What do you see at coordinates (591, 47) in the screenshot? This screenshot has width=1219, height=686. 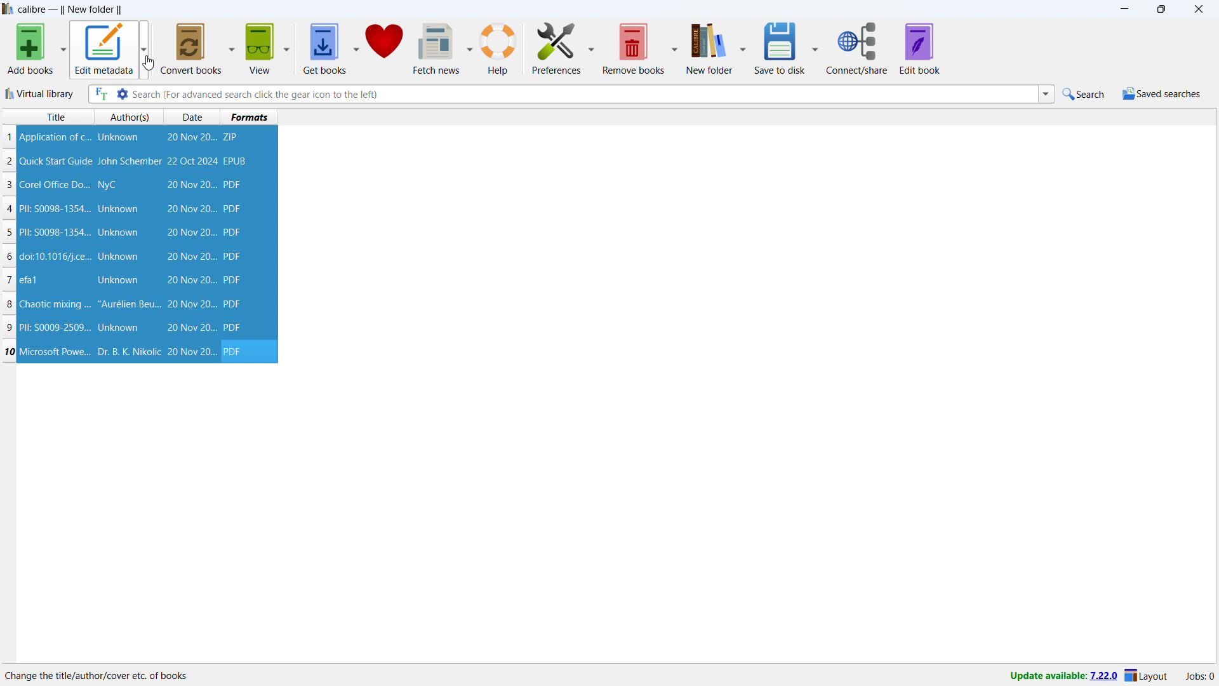 I see `preferences options` at bounding box center [591, 47].